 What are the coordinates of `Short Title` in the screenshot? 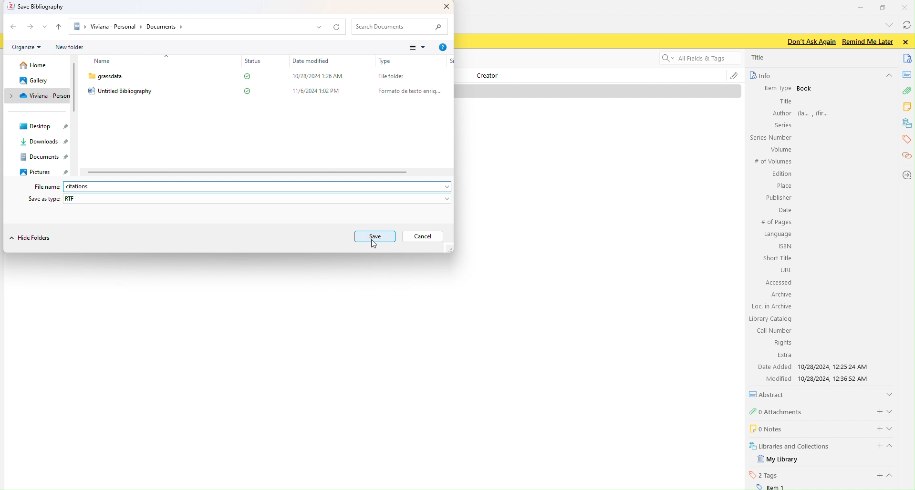 It's located at (778, 258).